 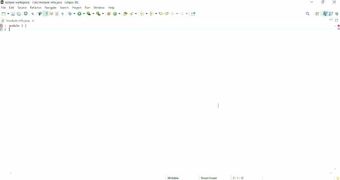 I want to click on Run, so click(x=81, y=13).